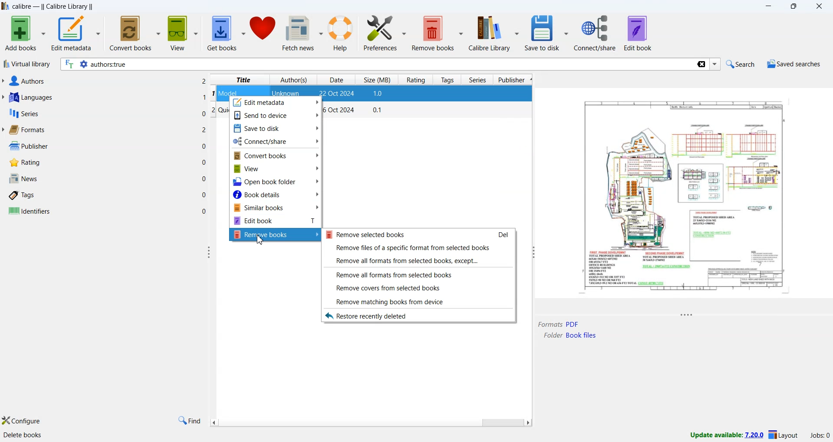  I want to click on date, so click(336, 80).